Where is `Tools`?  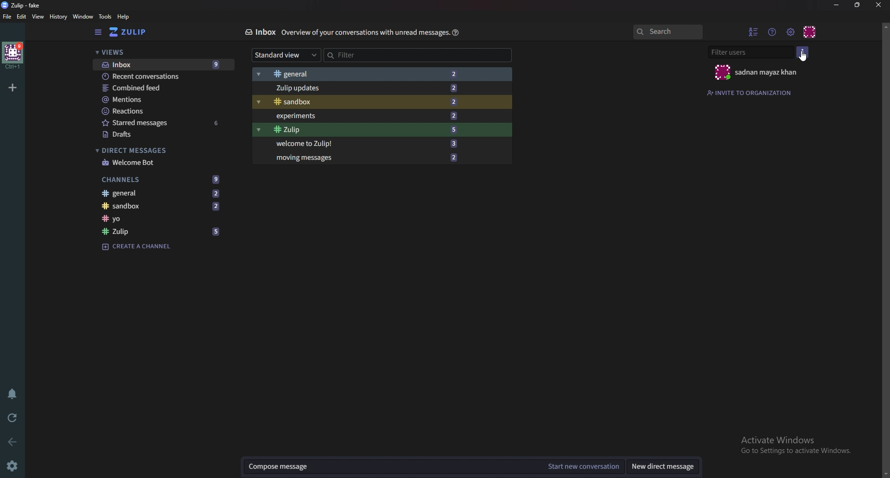
Tools is located at coordinates (105, 17).